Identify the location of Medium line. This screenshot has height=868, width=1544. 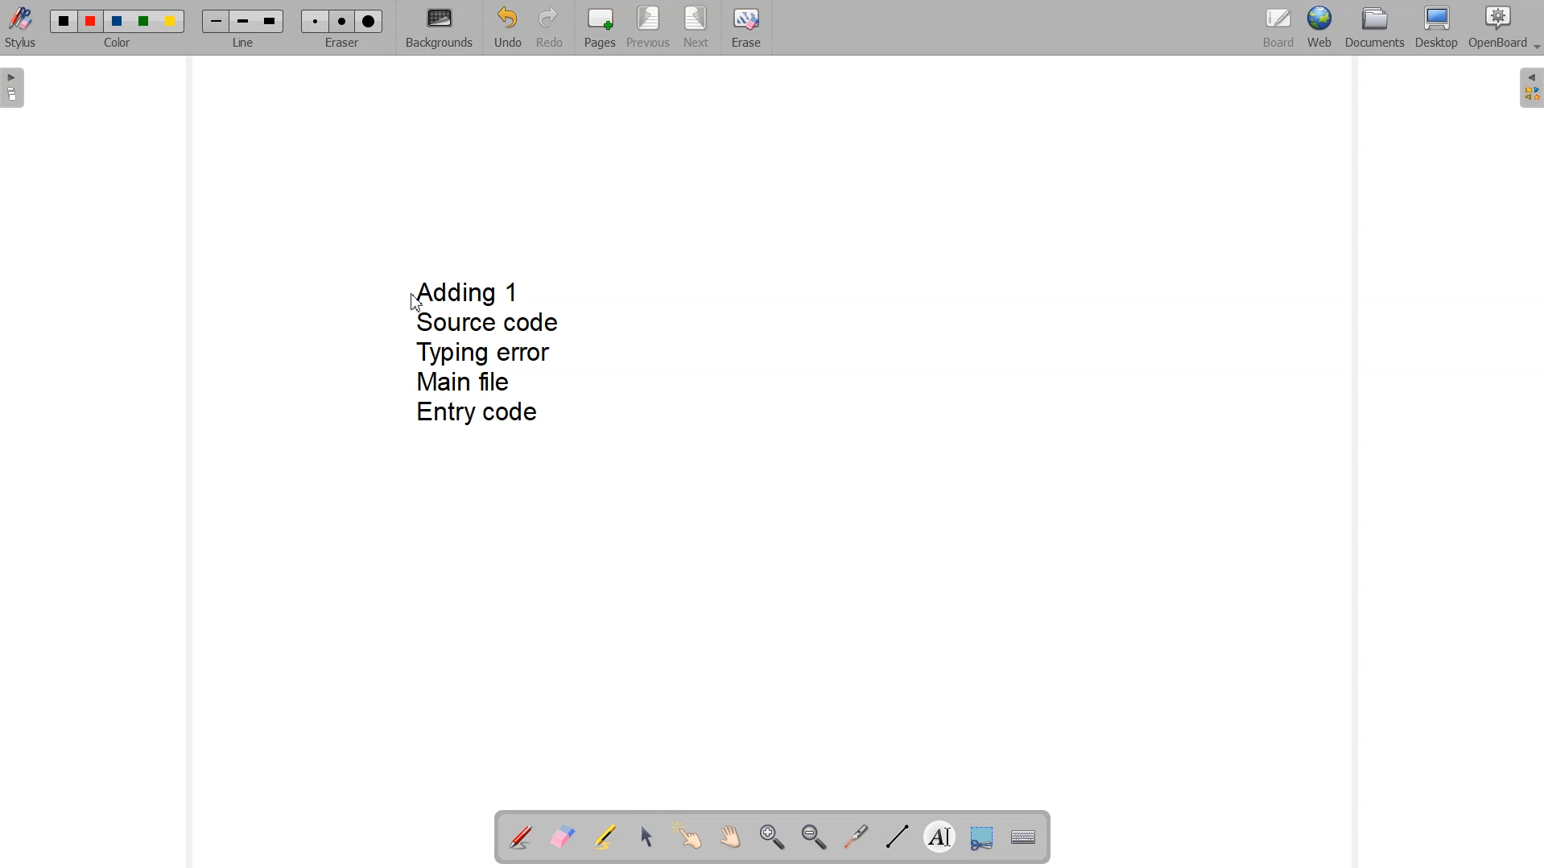
(244, 22).